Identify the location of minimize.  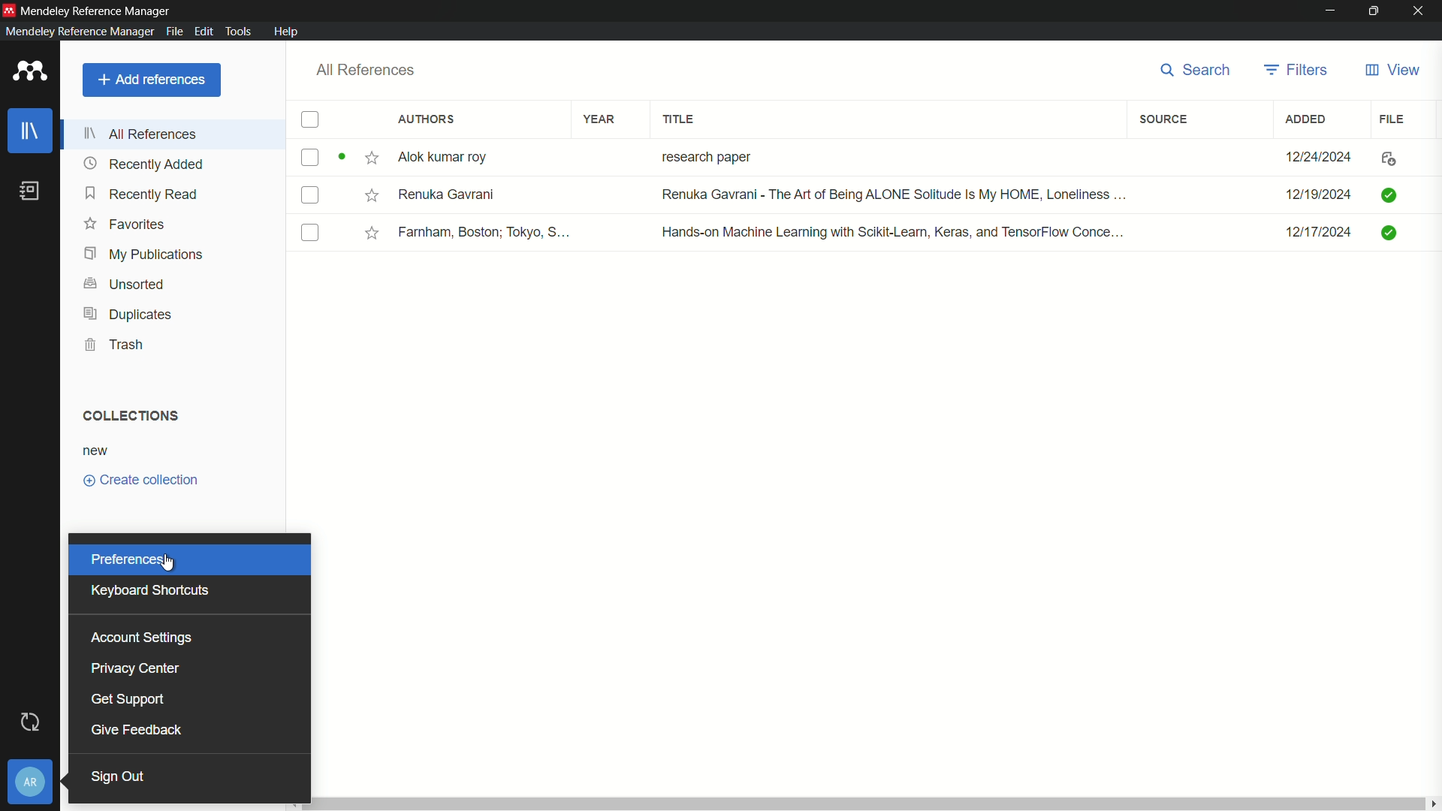
(1329, 11).